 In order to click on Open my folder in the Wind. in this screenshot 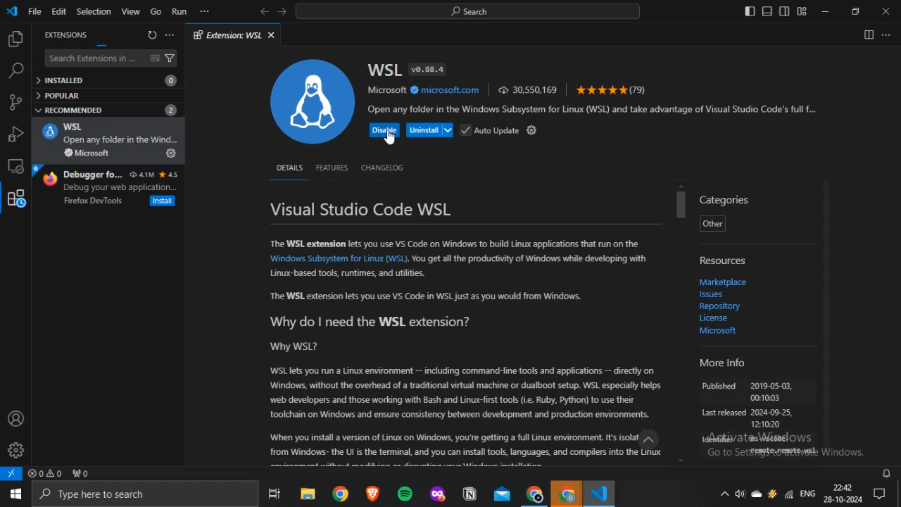, I will do `click(122, 140)`.